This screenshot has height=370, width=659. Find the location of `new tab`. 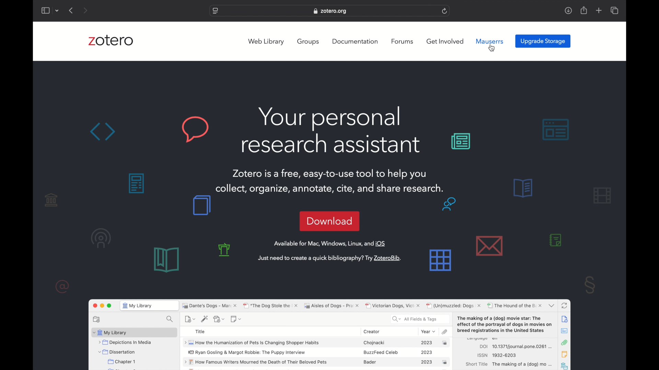

new tab is located at coordinates (599, 10).